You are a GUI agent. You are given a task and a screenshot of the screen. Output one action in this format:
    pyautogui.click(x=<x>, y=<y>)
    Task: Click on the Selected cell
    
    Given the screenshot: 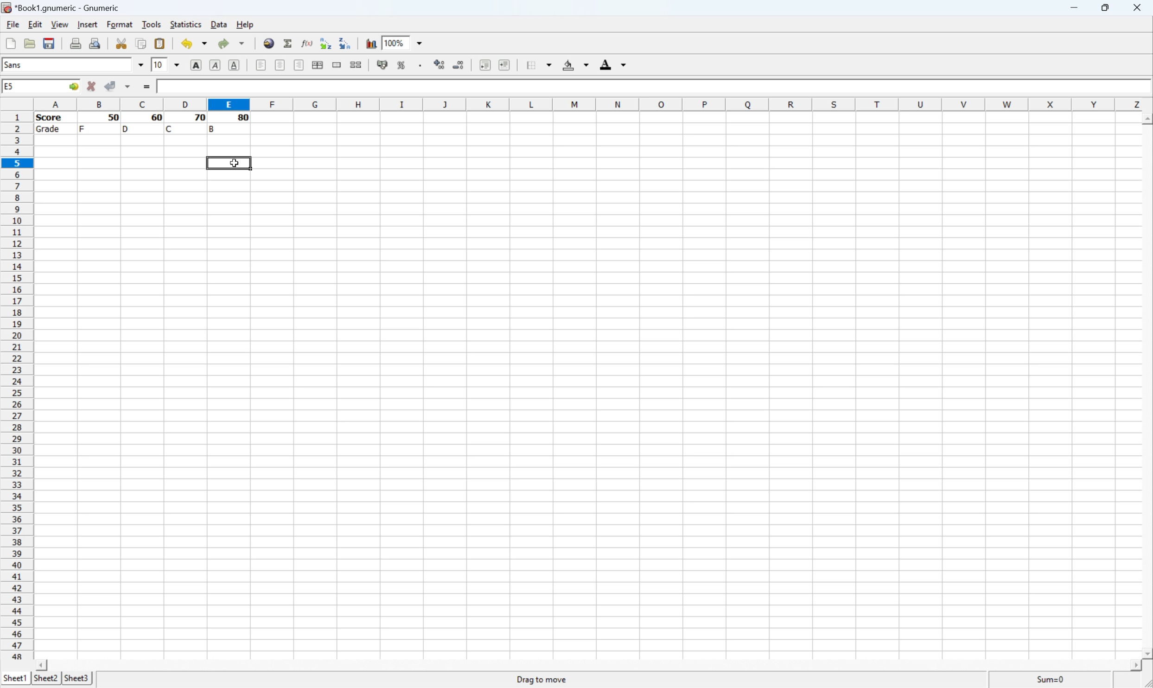 What is the action you would take?
    pyautogui.click(x=228, y=163)
    